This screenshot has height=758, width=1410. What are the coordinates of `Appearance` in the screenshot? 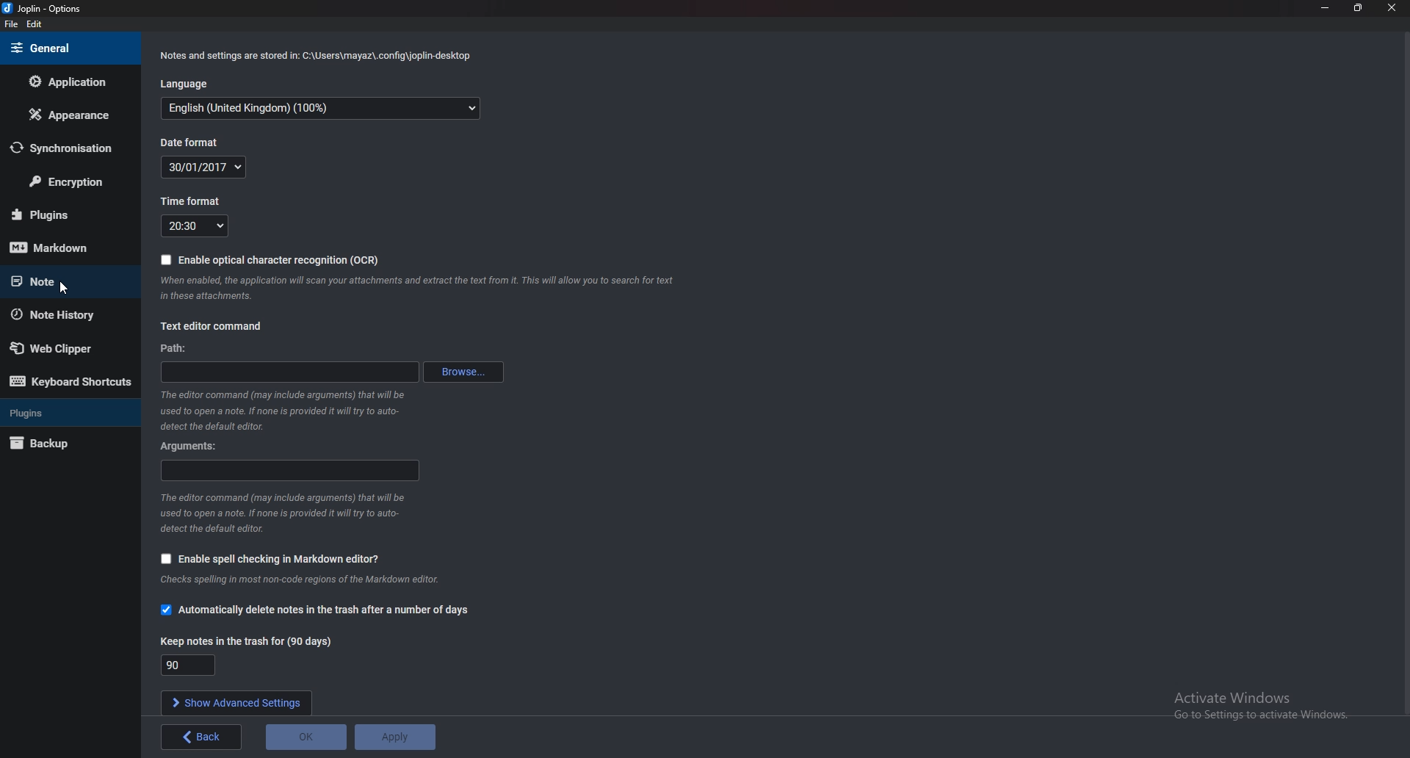 It's located at (67, 116).